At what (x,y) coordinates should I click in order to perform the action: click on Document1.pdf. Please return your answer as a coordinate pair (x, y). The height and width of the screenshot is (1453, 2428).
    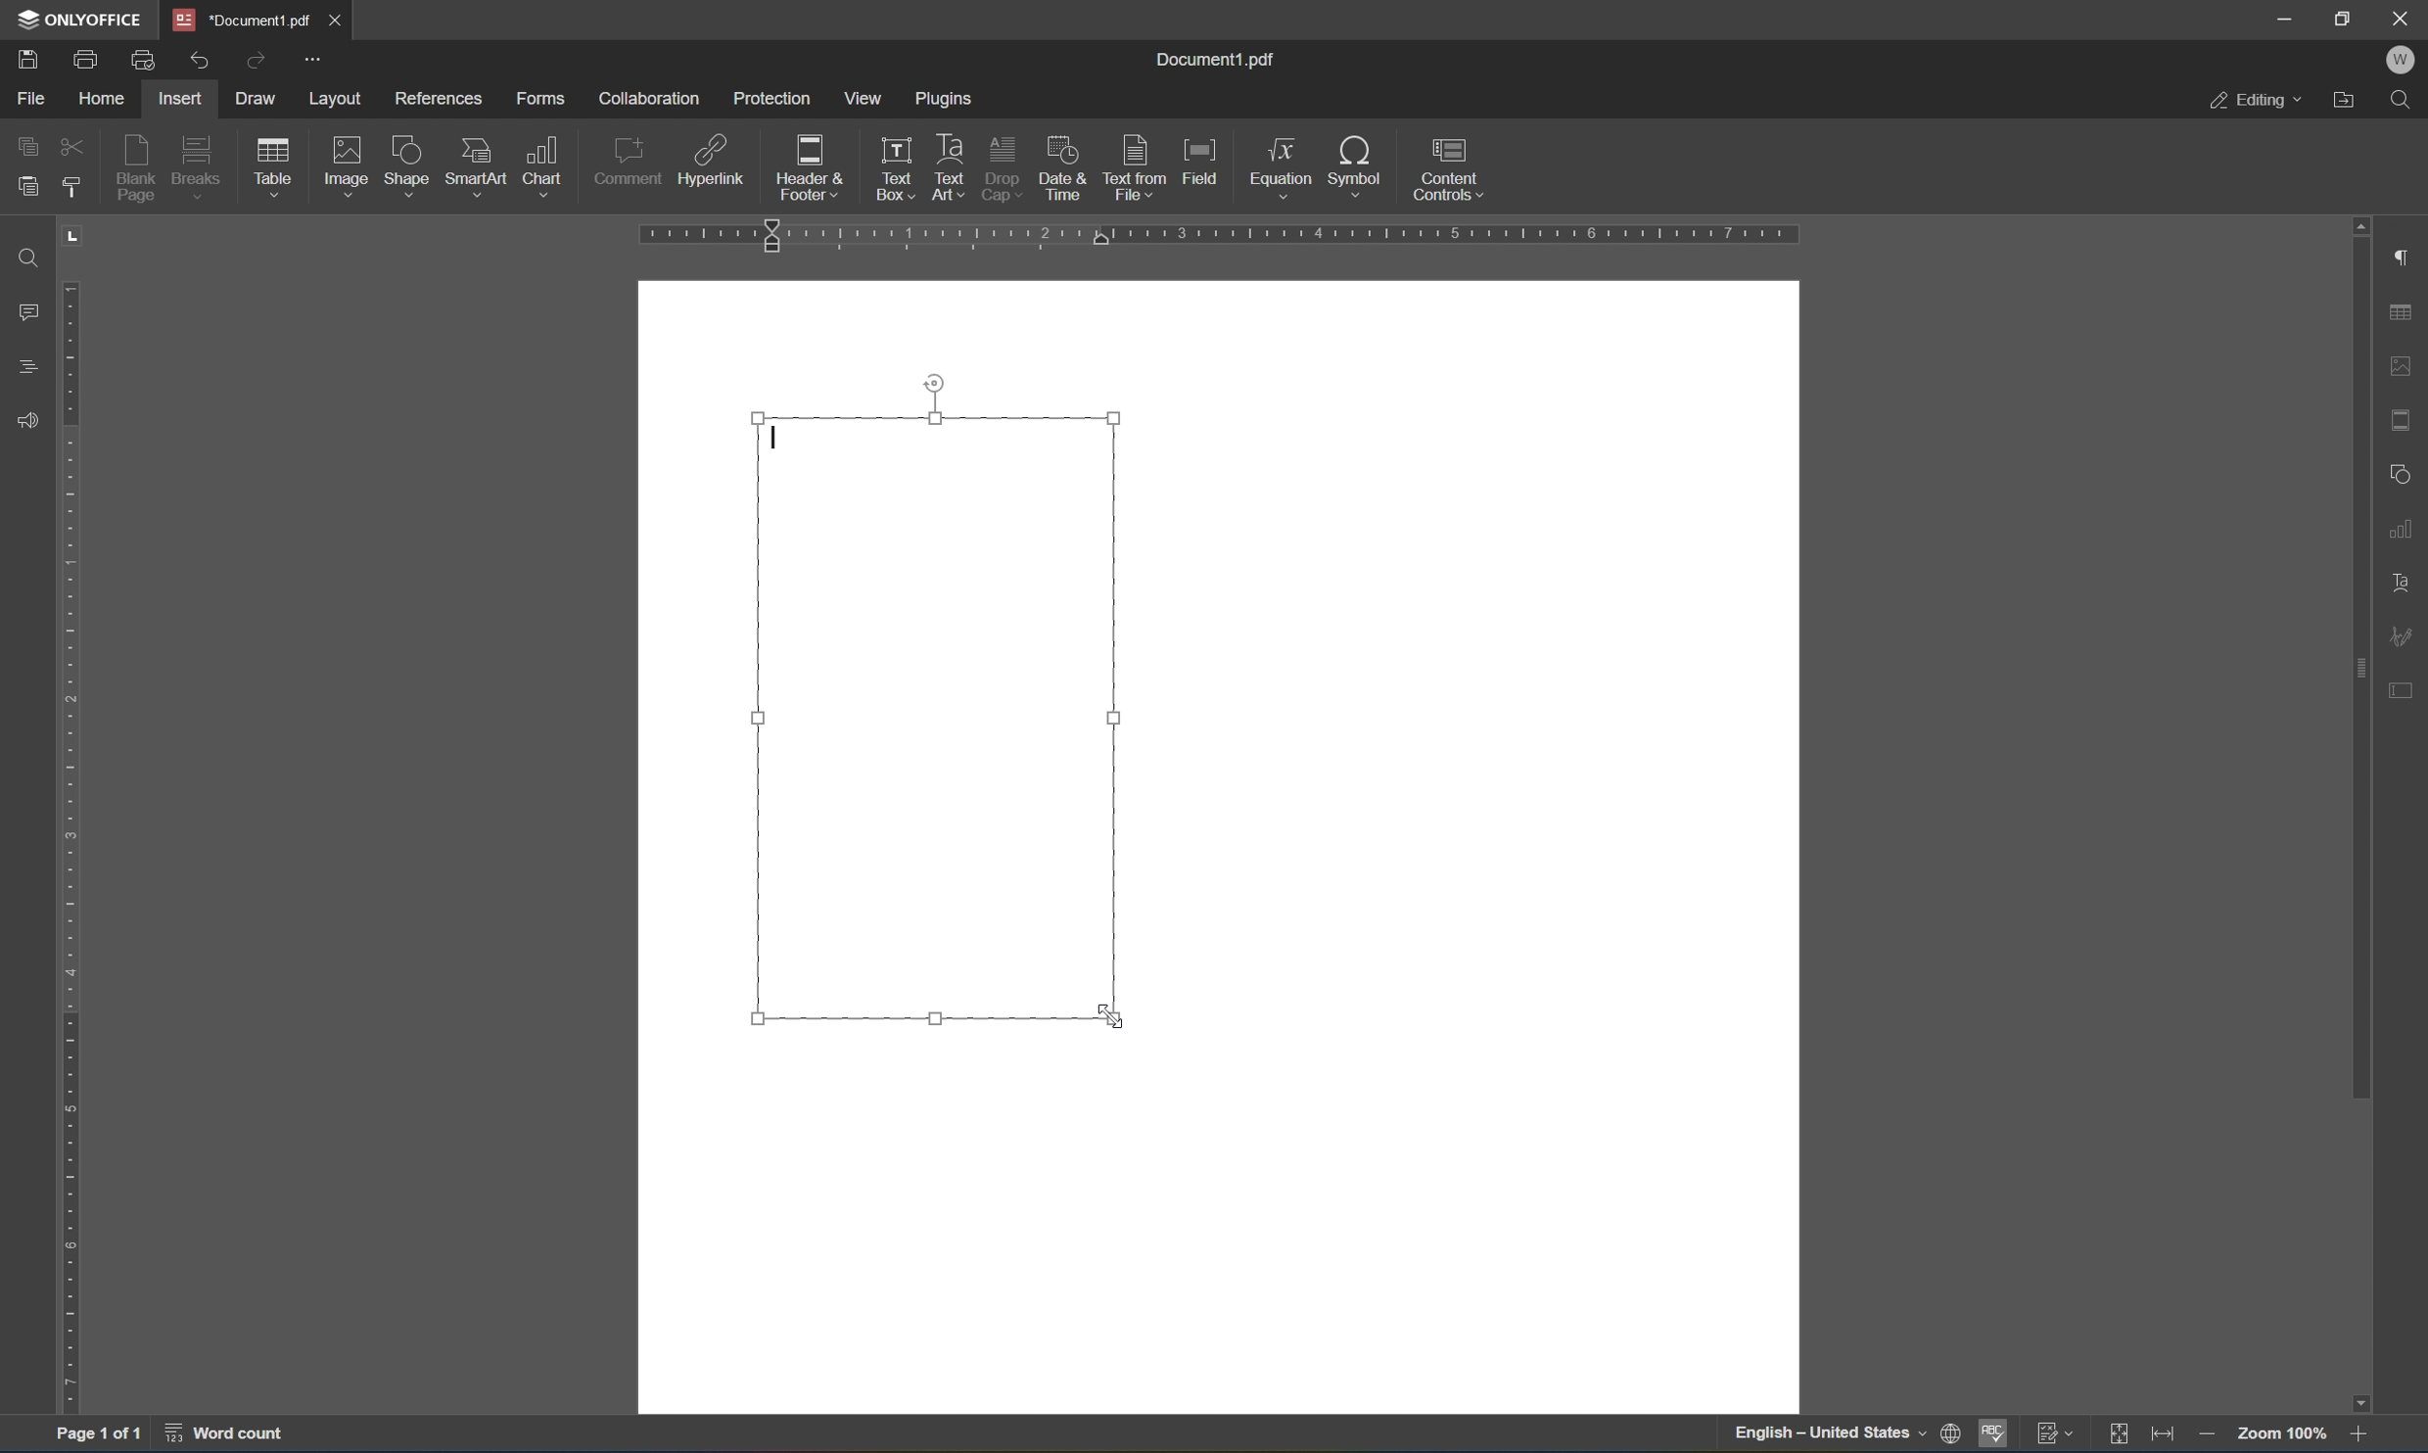
    Looking at the image, I should click on (239, 19).